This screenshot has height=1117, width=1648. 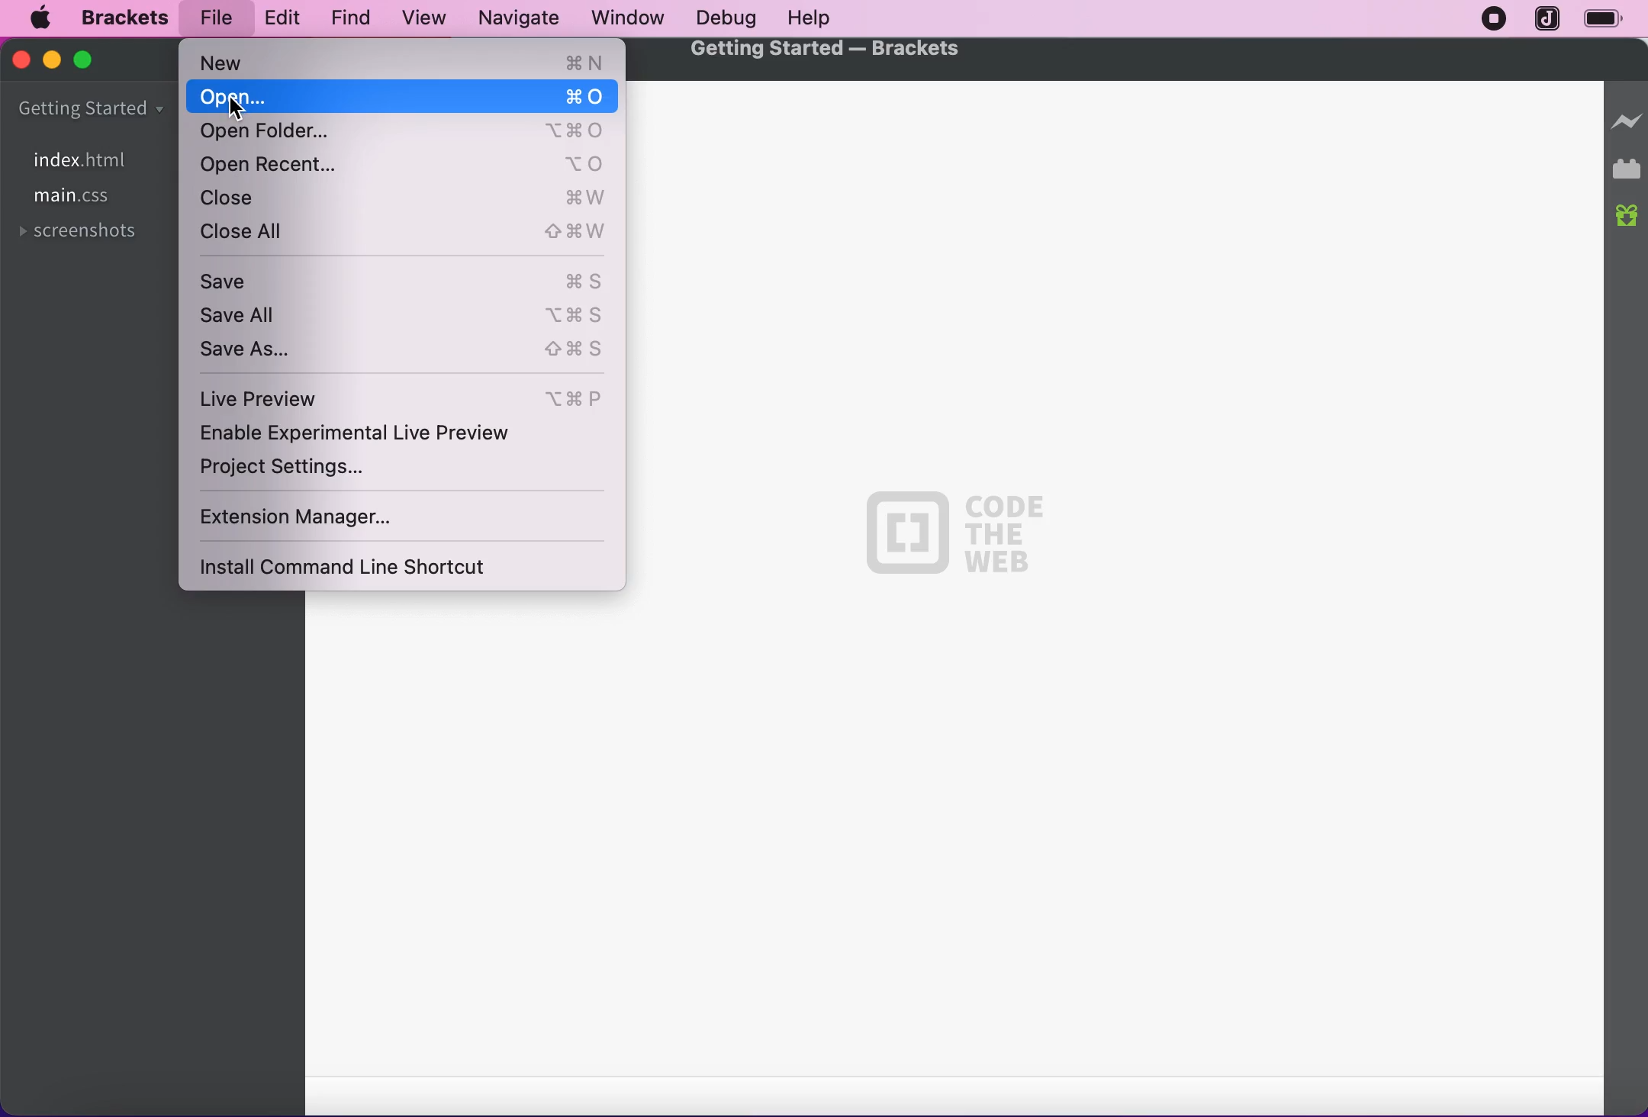 I want to click on main.css, so click(x=72, y=196).